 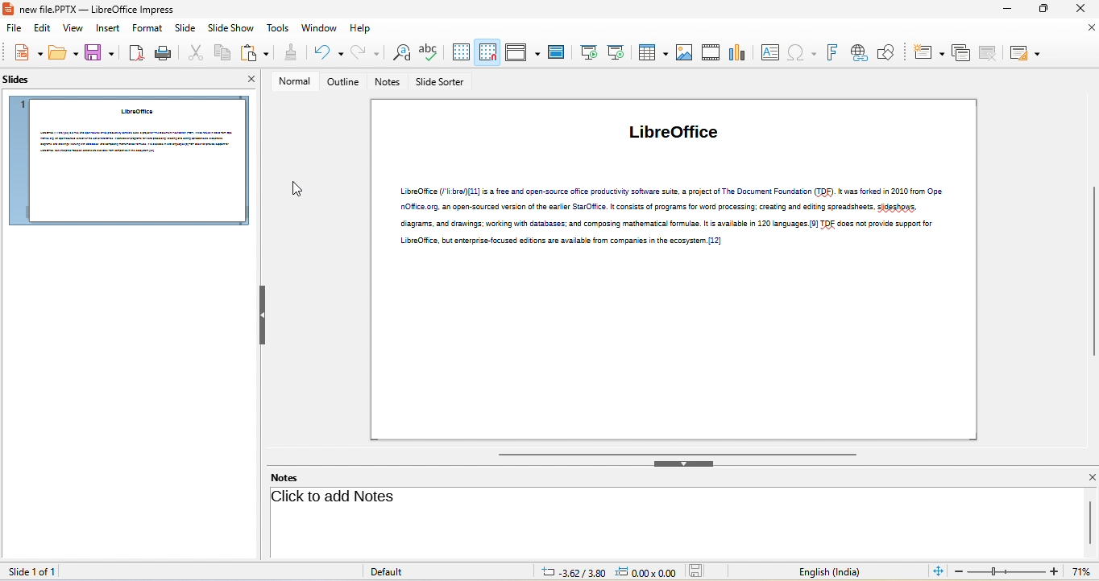 What do you see at coordinates (402, 55) in the screenshot?
I see `find and replace` at bounding box center [402, 55].